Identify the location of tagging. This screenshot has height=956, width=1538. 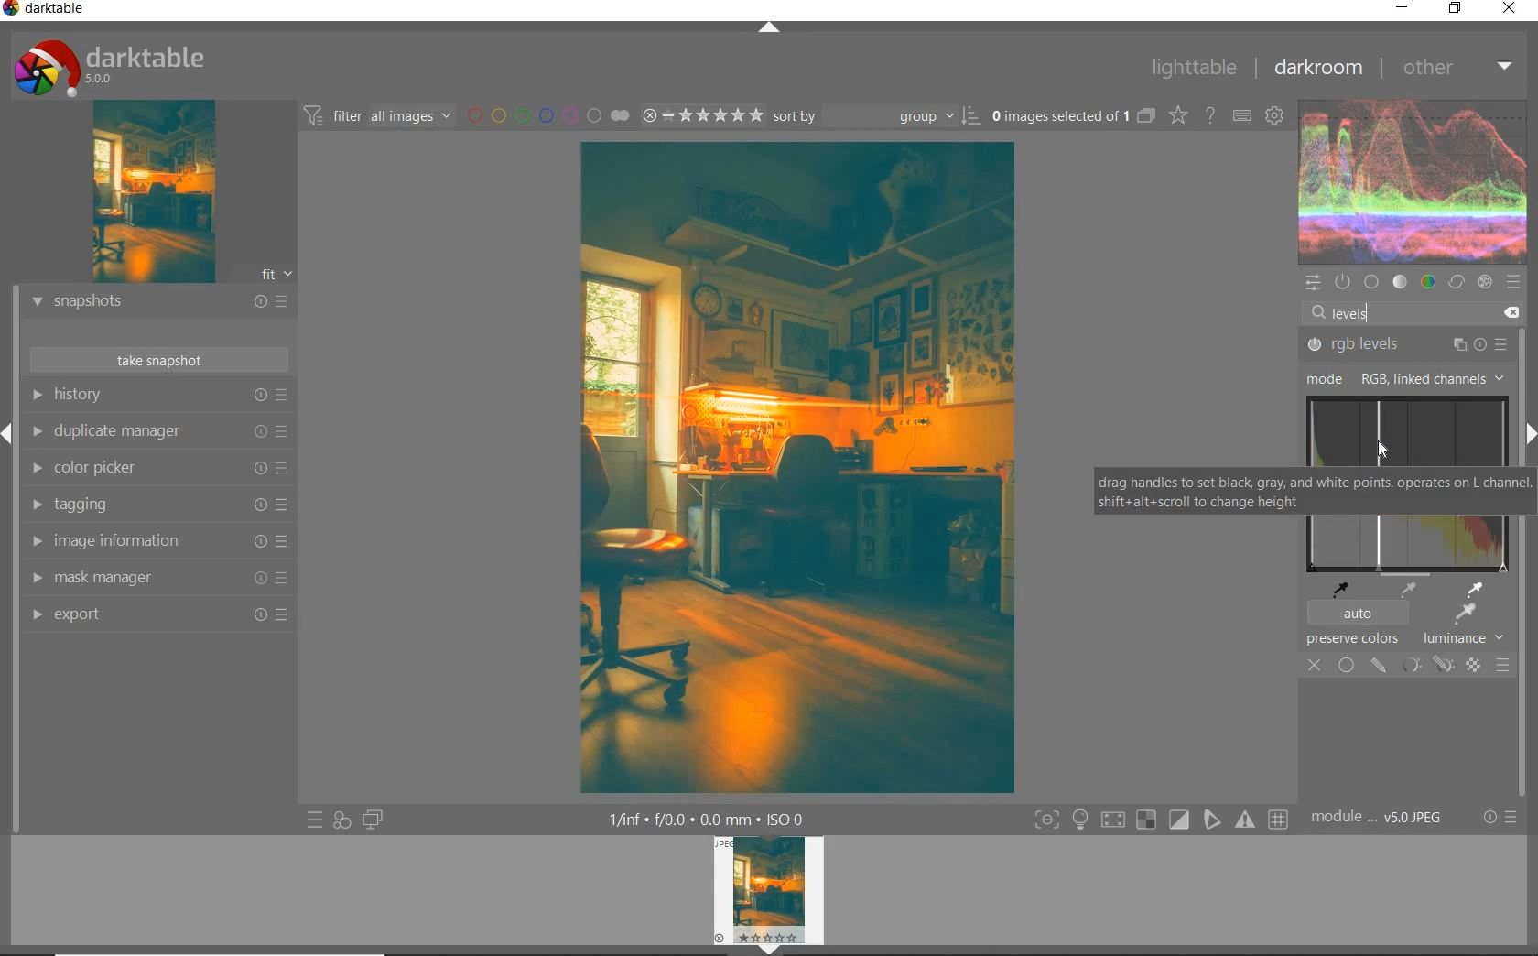
(154, 502).